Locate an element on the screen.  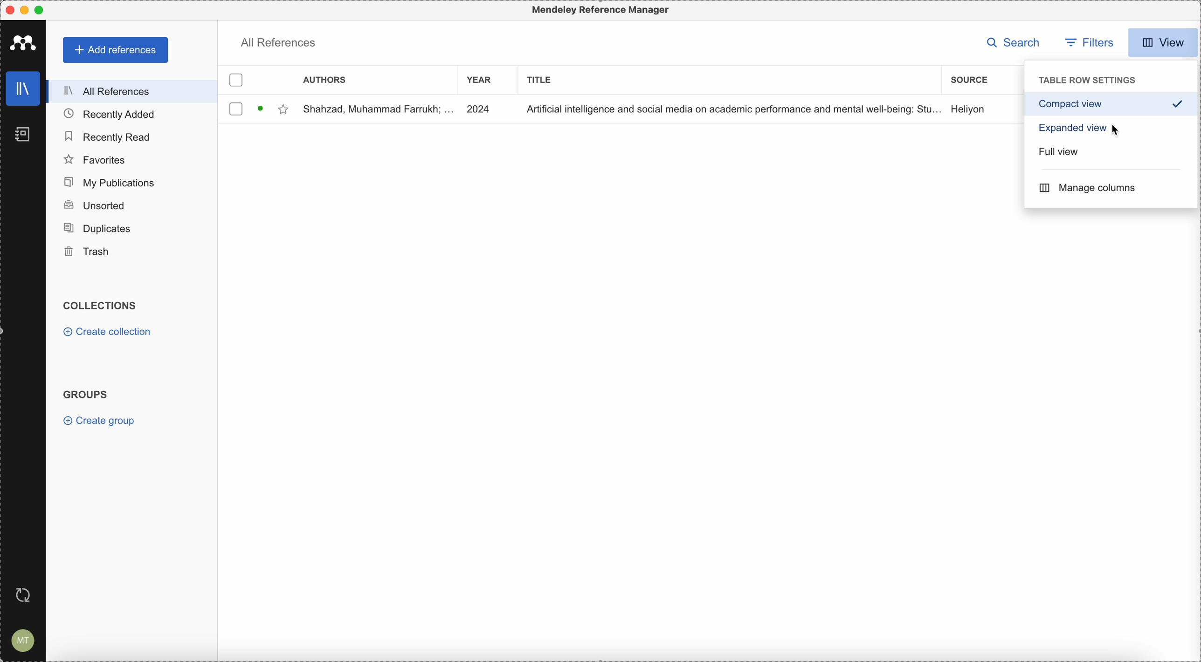
Heliyon is located at coordinates (969, 109).